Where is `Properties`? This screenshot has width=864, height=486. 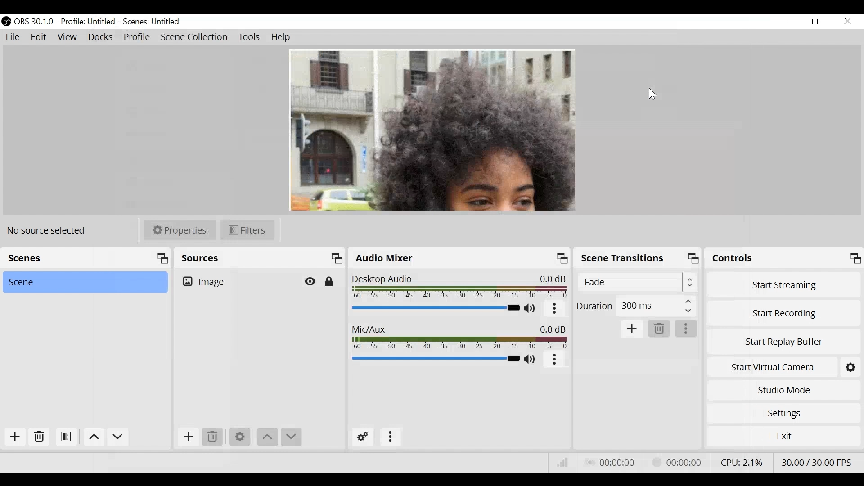
Properties is located at coordinates (179, 230).